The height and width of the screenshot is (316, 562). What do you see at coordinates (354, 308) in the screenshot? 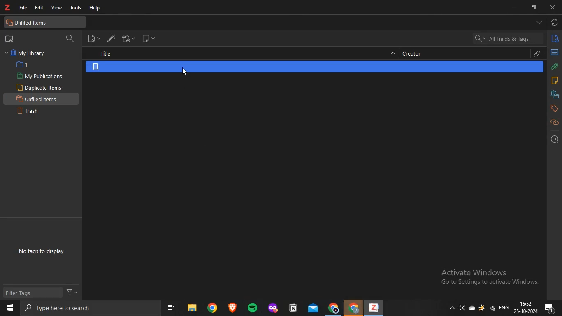
I see `chrome` at bounding box center [354, 308].